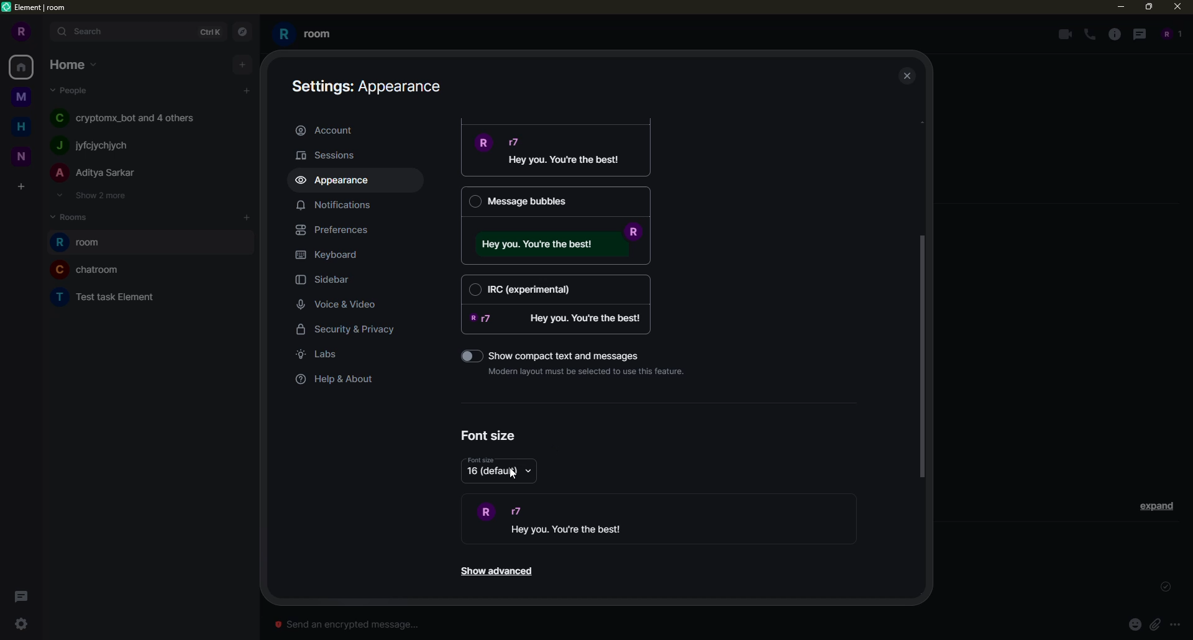 The height and width of the screenshot is (640, 1193). Describe the element at coordinates (1135, 624) in the screenshot. I see `emoji` at that location.